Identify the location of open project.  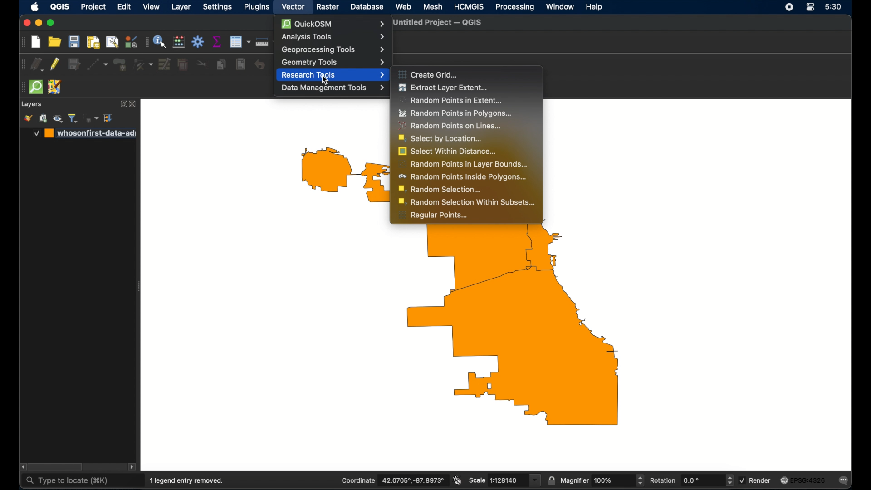
(55, 41).